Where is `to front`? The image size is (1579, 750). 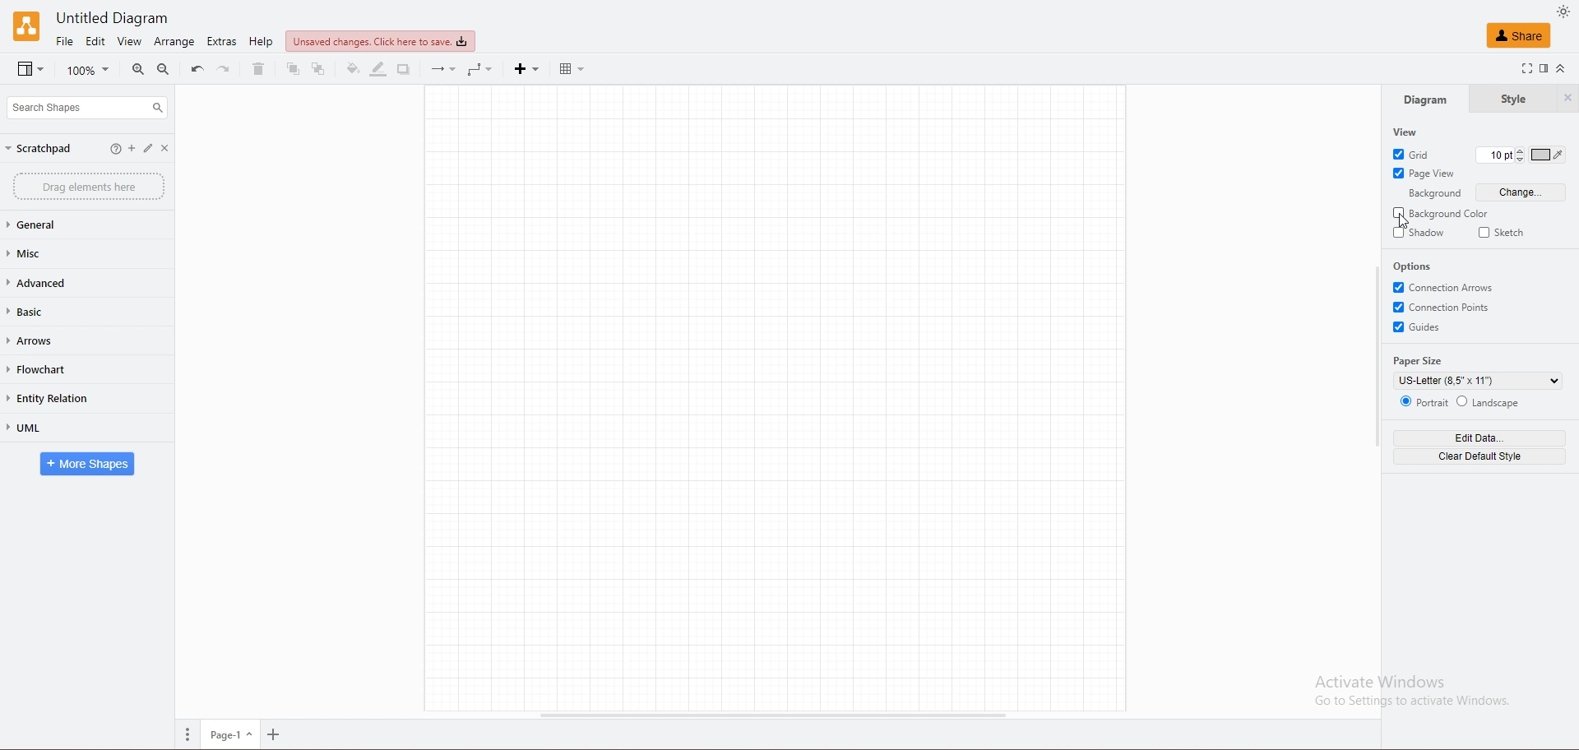
to front is located at coordinates (294, 69).